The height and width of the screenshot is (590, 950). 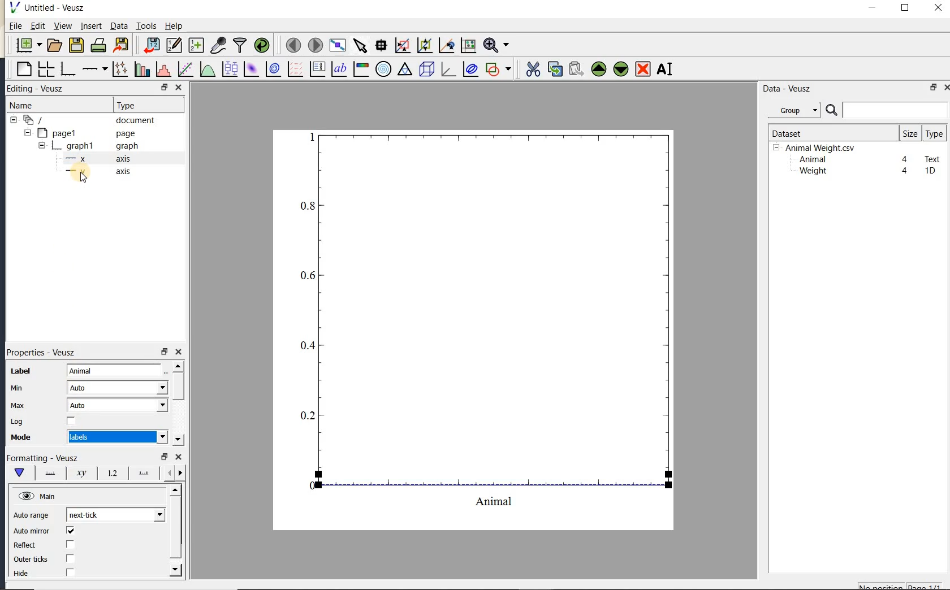 What do you see at coordinates (163, 457) in the screenshot?
I see `restore` at bounding box center [163, 457].